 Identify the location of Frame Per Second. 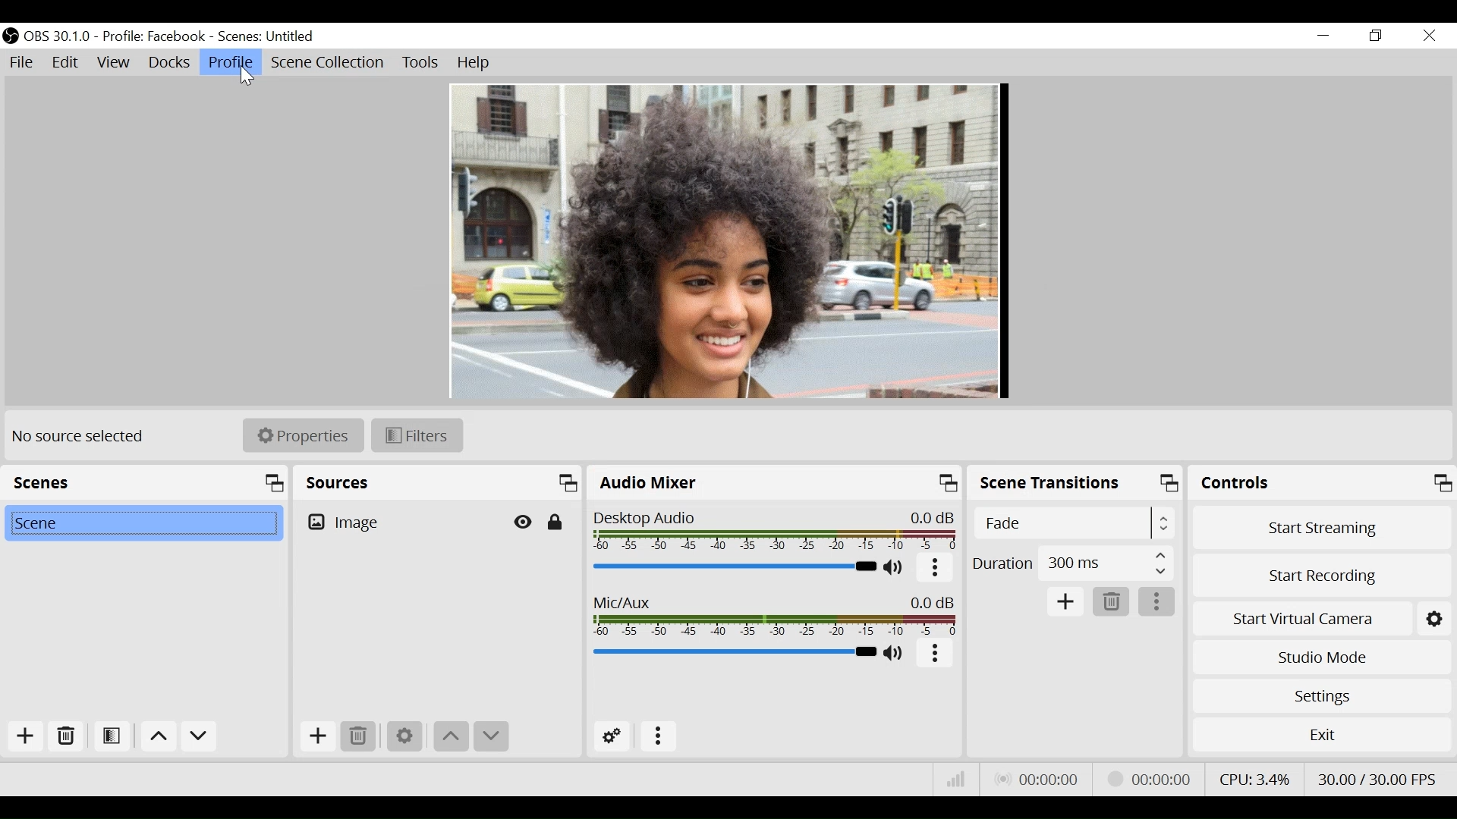
(1377, 777).